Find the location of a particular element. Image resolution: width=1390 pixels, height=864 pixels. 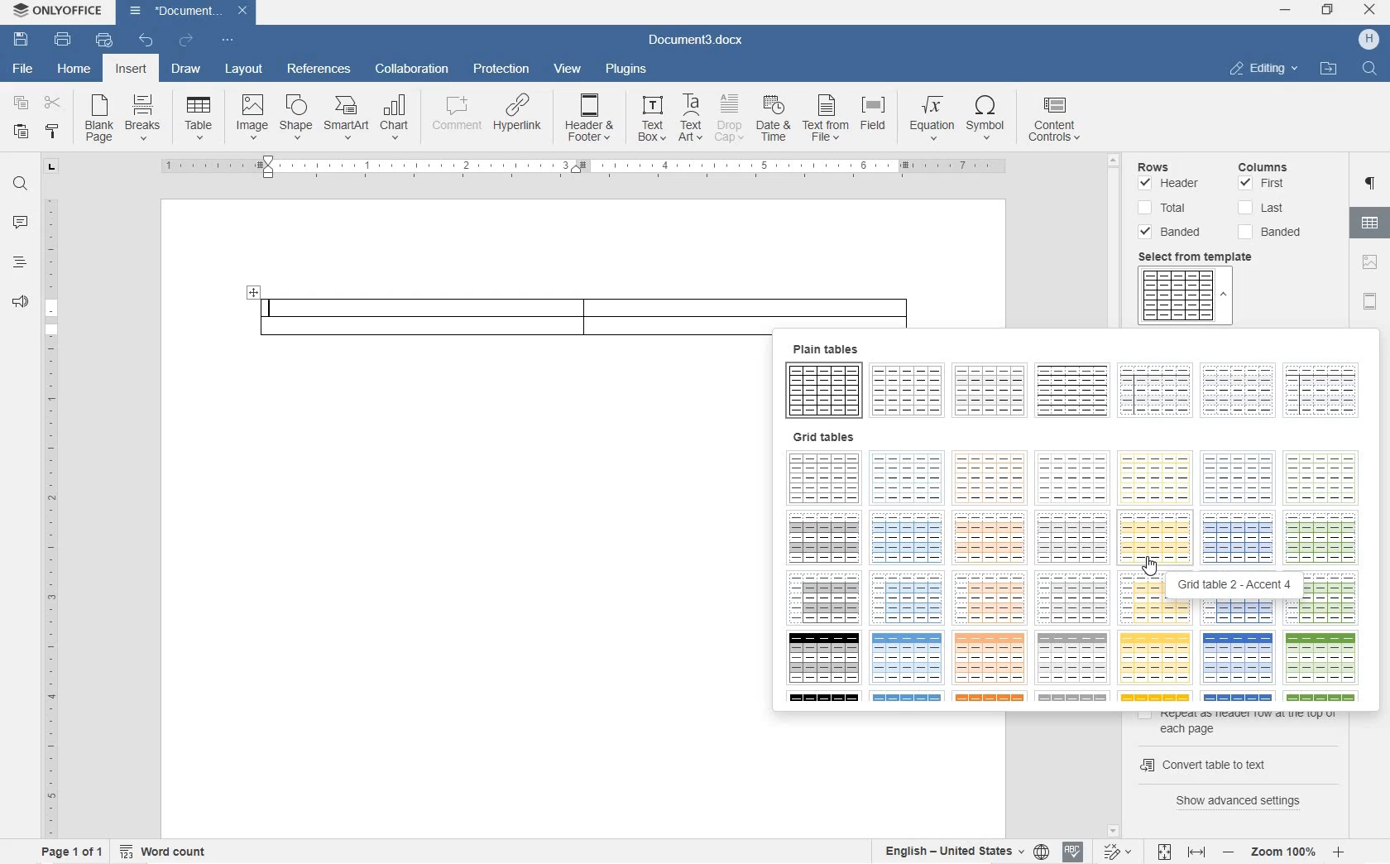

Equation is located at coordinates (932, 117).